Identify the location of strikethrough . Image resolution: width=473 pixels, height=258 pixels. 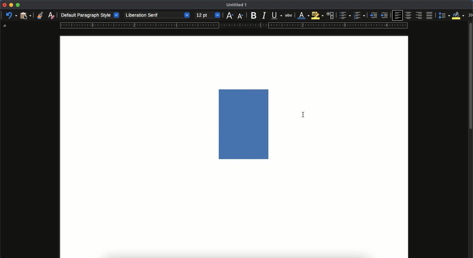
(289, 15).